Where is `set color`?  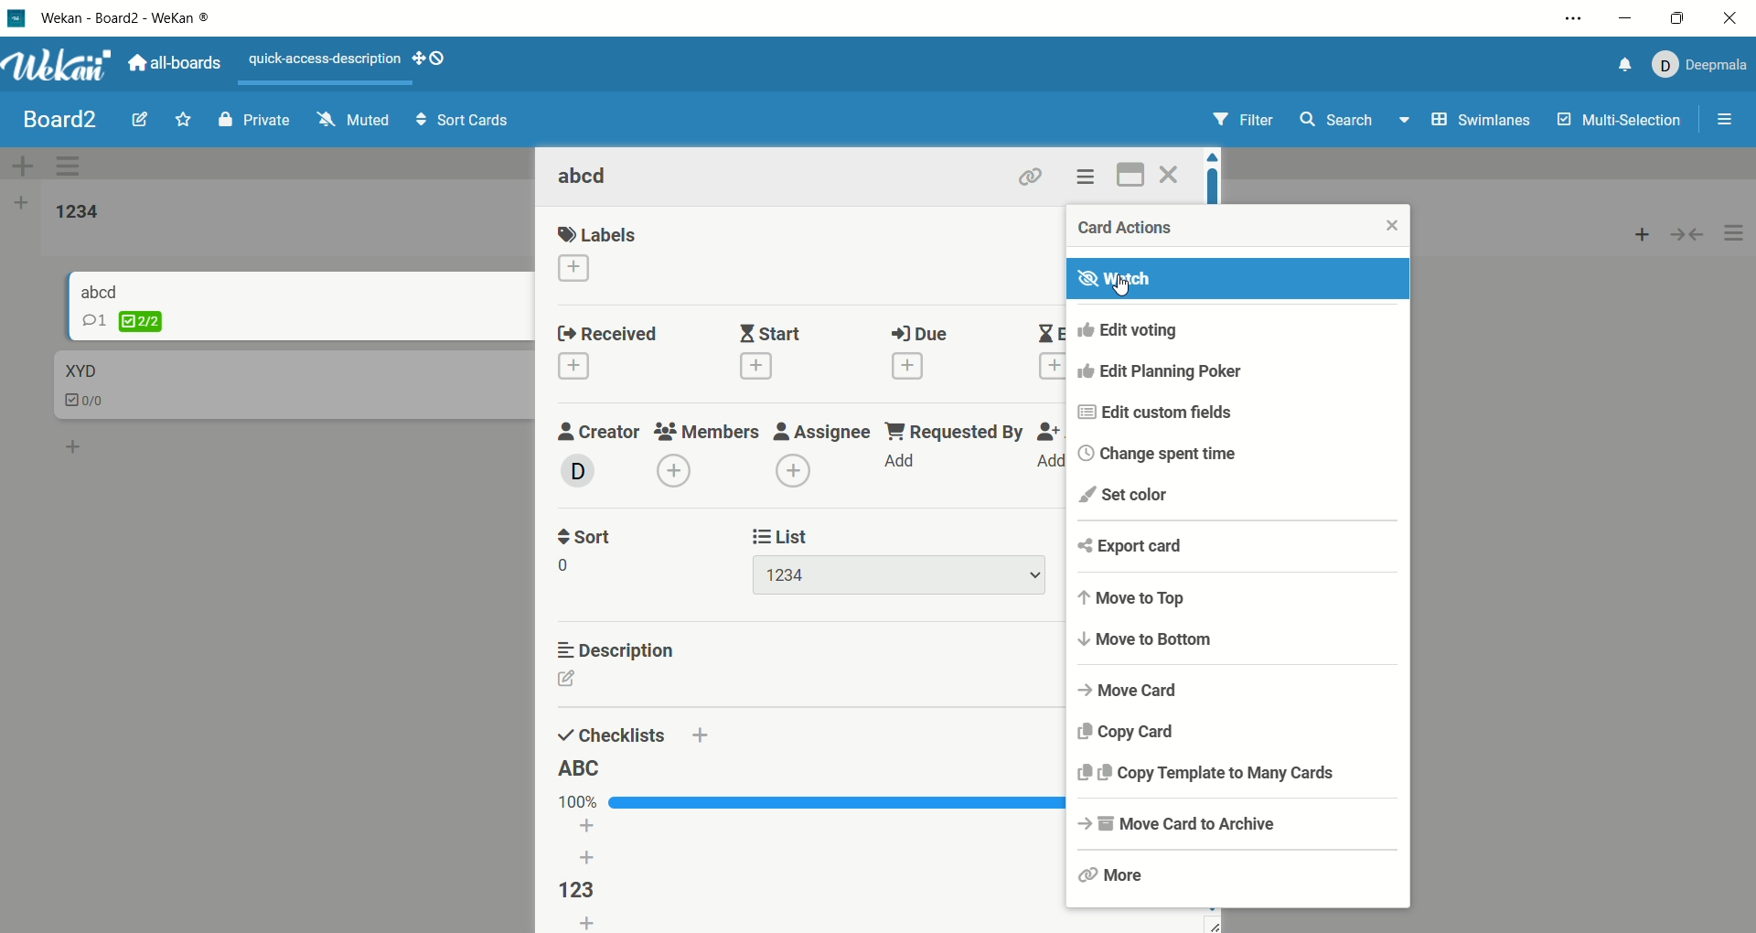
set color is located at coordinates (1241, 498).